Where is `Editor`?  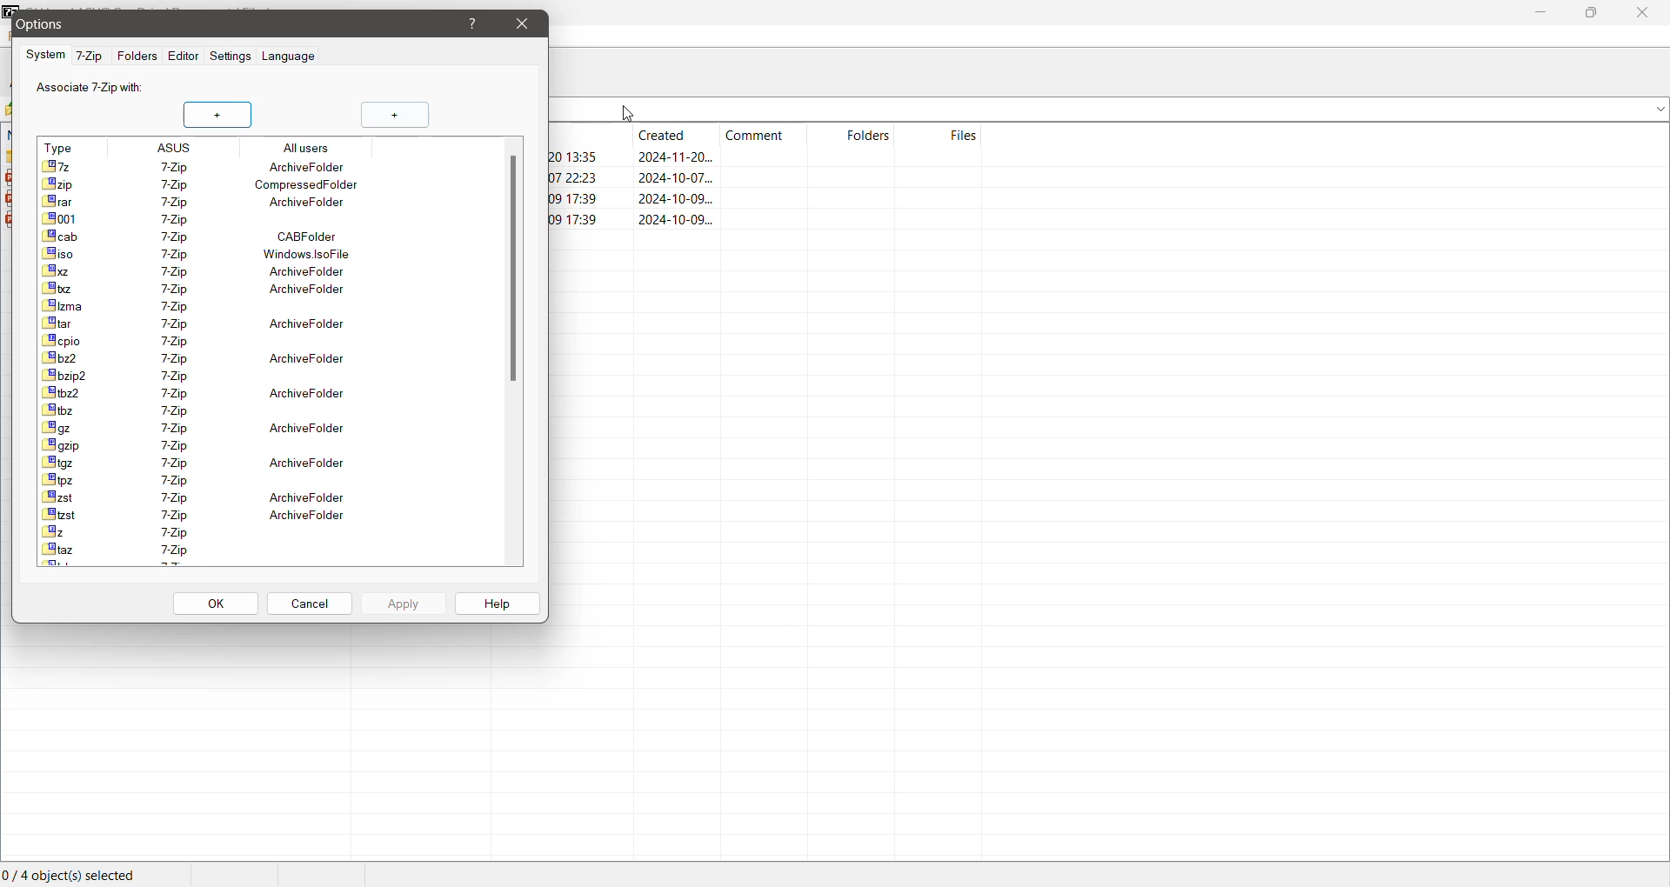 Editor is located at coordinates (181, 57).